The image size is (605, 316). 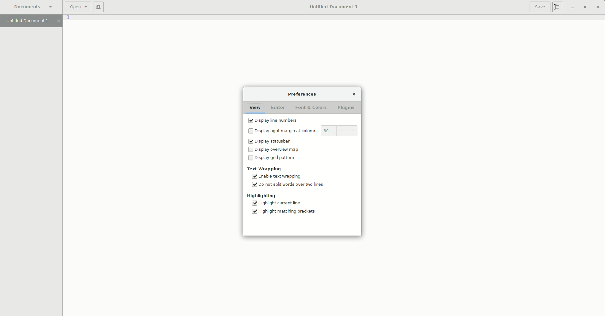 What do you see at coordinates (333, 7) in the screenshot?
I see `Untitled Document 1` at bounding box center [333, 7].